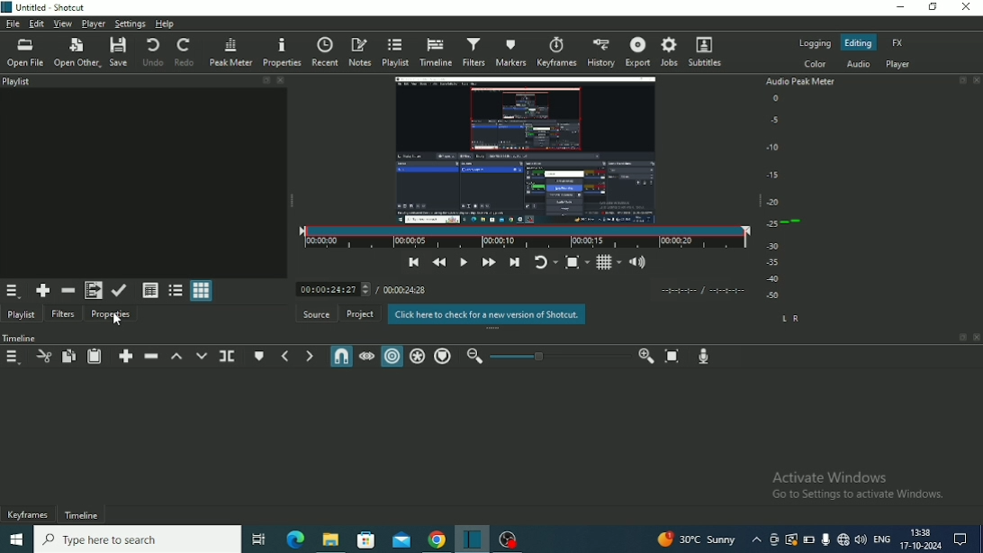 Image resolution: width=983 pixels, height=553 pixels. I want to click on Update, so click(120, 291).